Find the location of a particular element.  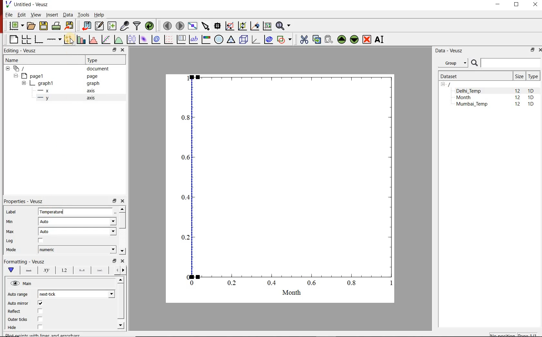

File is located at coordinates (8, 15).